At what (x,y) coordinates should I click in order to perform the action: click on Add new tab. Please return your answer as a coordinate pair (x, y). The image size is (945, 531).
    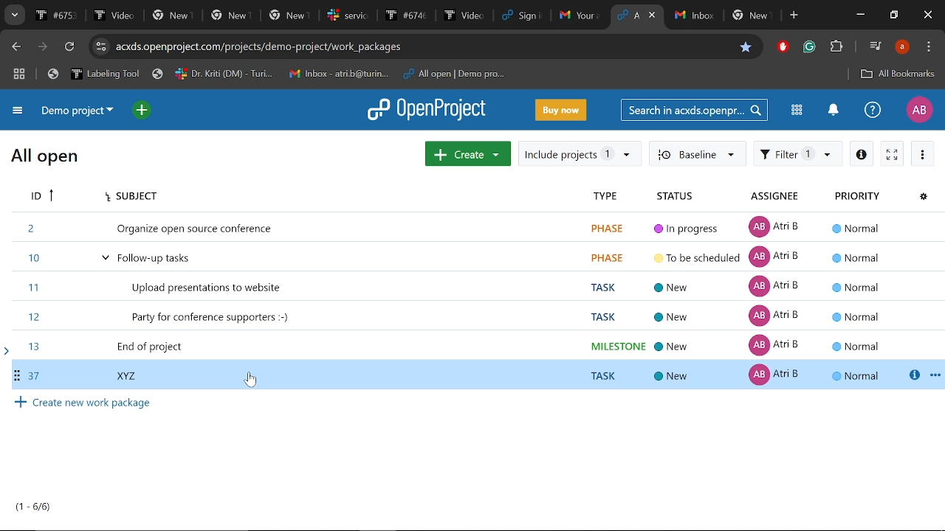
    Looking at the image, I should click on (795, 15).